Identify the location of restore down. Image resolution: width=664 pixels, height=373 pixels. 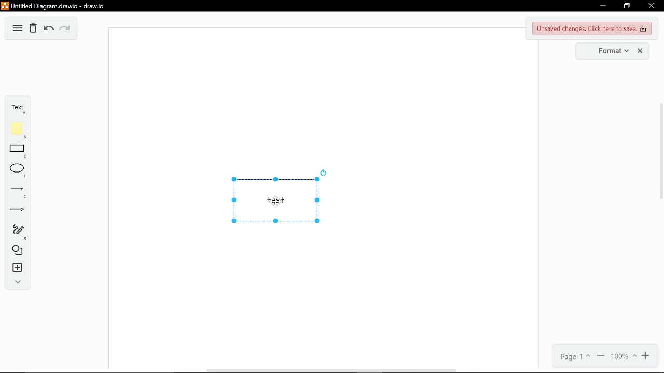
(628, 6).